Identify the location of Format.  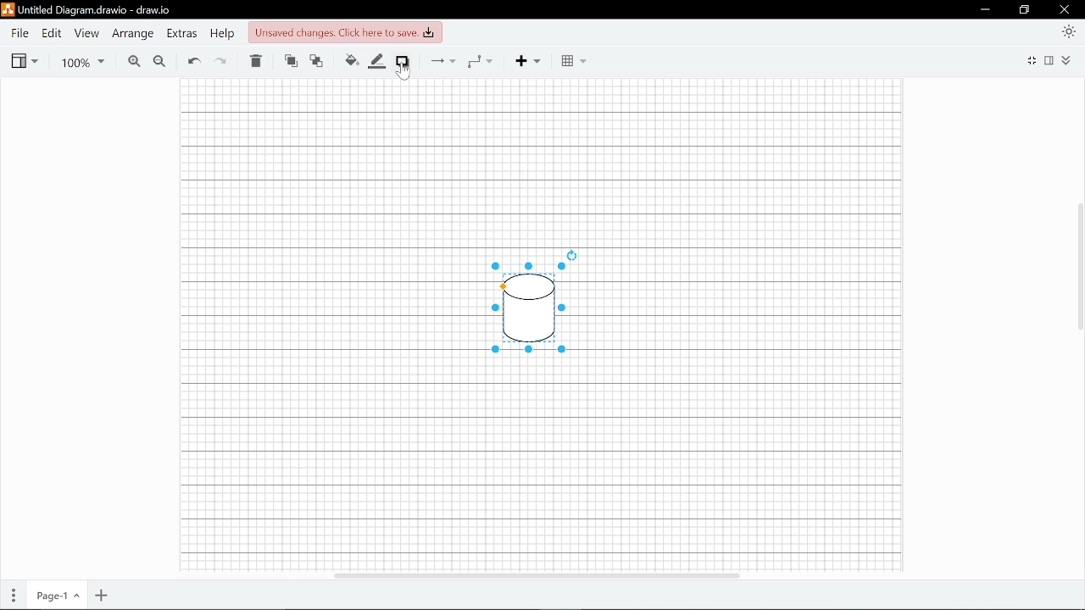
(1049, 60).